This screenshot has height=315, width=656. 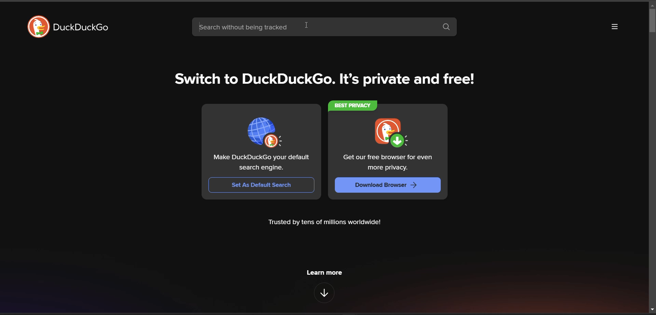 I want to click on features, so click(x=324, y=292).